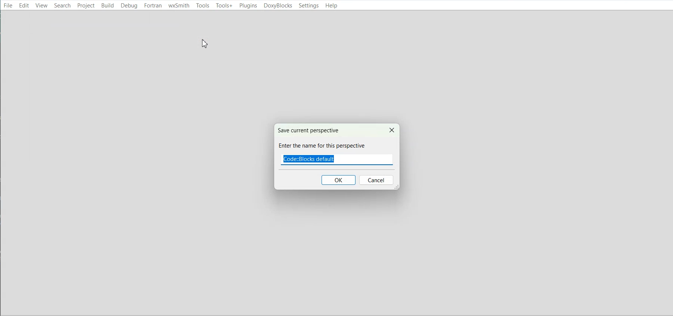 The image size is (673, 316). Describe the element at coordinates (205, 43) in the screenshot. I see `Cursor` at that location.